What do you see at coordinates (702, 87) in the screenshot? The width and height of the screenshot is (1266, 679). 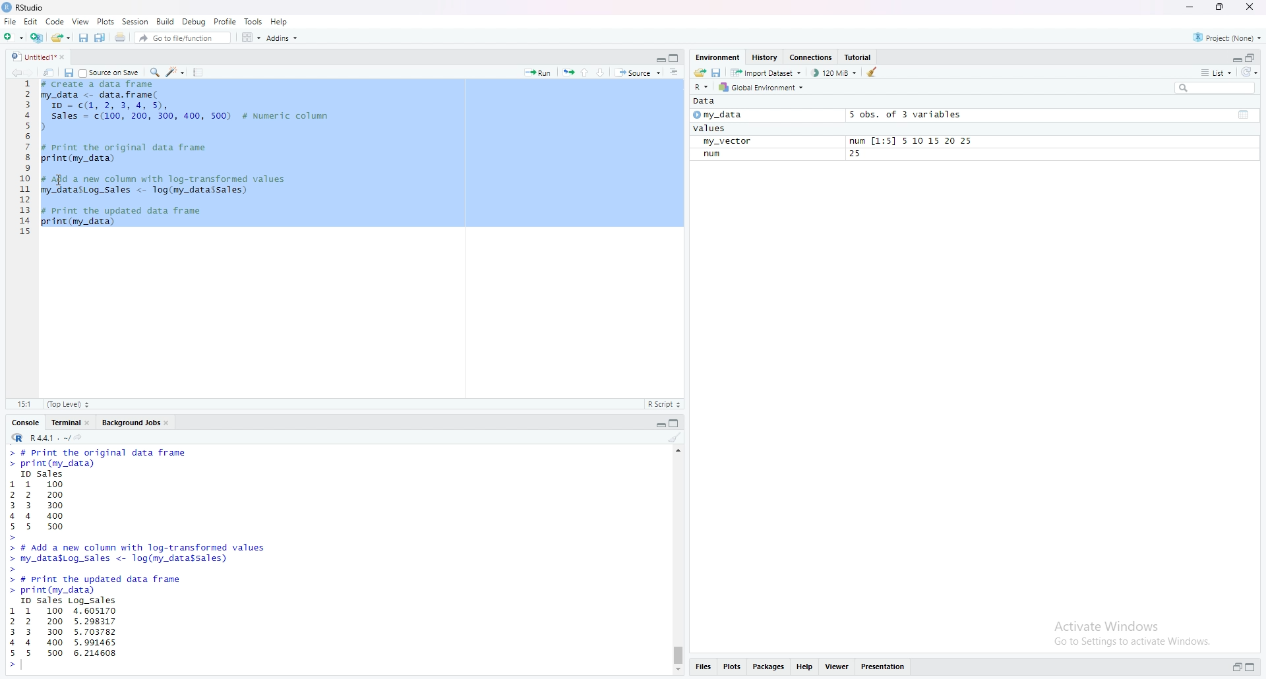 I see `language change` at bounding box center [702, 87].